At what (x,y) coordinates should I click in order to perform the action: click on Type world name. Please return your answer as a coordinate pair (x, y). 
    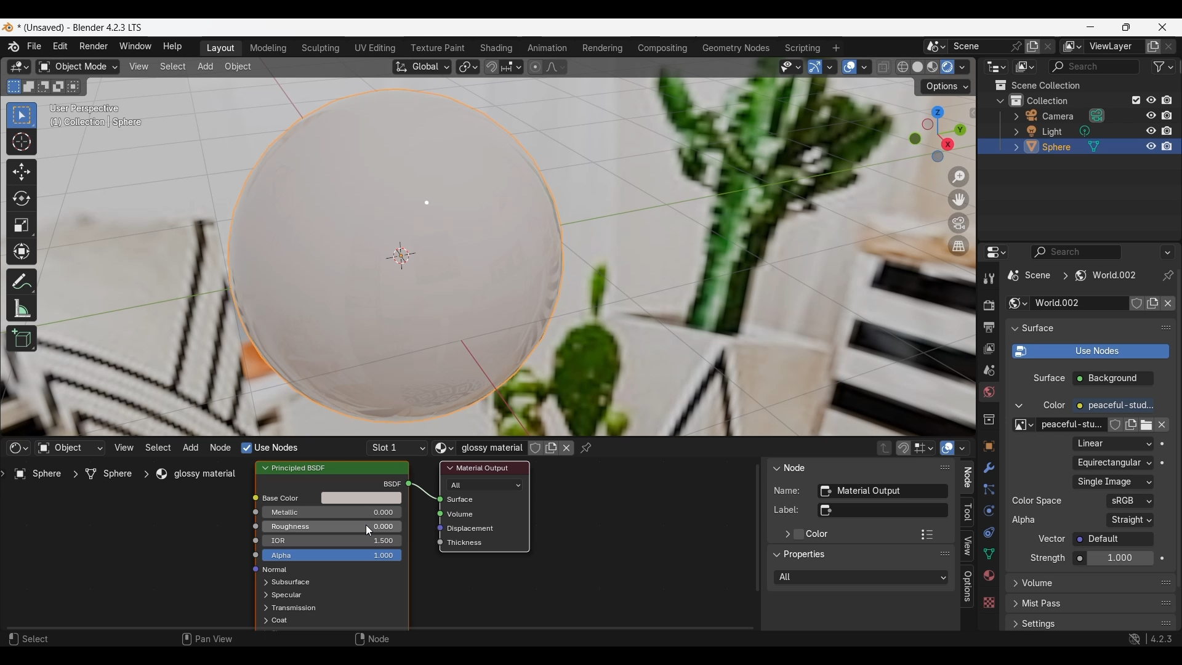
    Looking at the image, I should click on (1077, 303).